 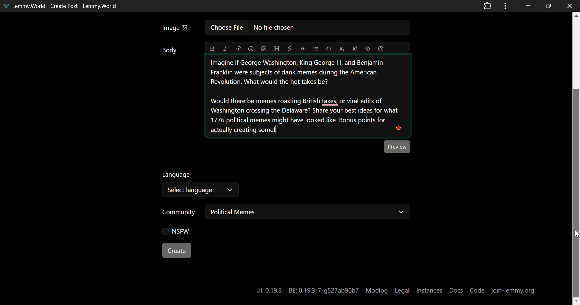 What do you see at coordinates (548, 6) in the screenshot?
I see `Minimize Window` at bounding box center [548, 6].